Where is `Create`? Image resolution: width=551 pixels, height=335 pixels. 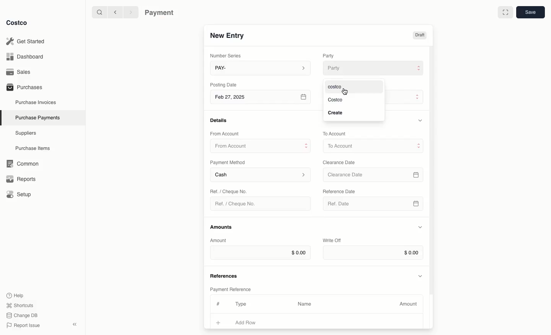
Create is located at coordinates (334, 113).